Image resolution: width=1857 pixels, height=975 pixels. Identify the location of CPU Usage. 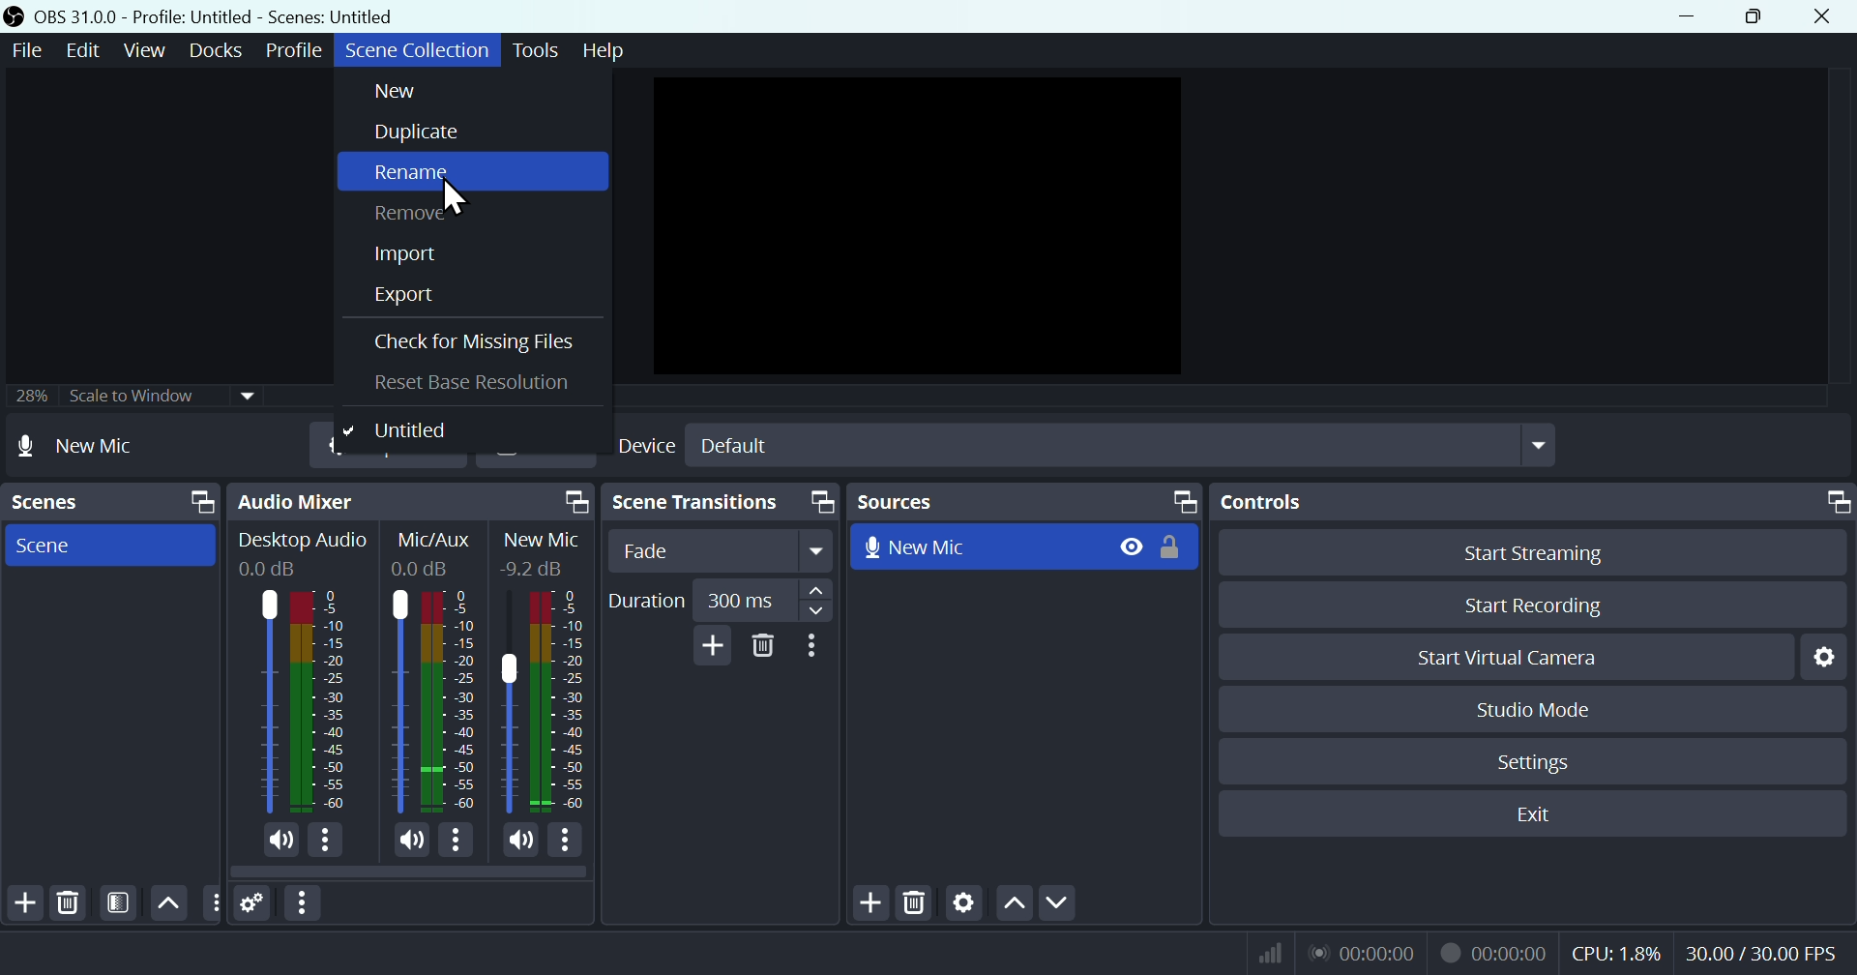
(1619, 954).